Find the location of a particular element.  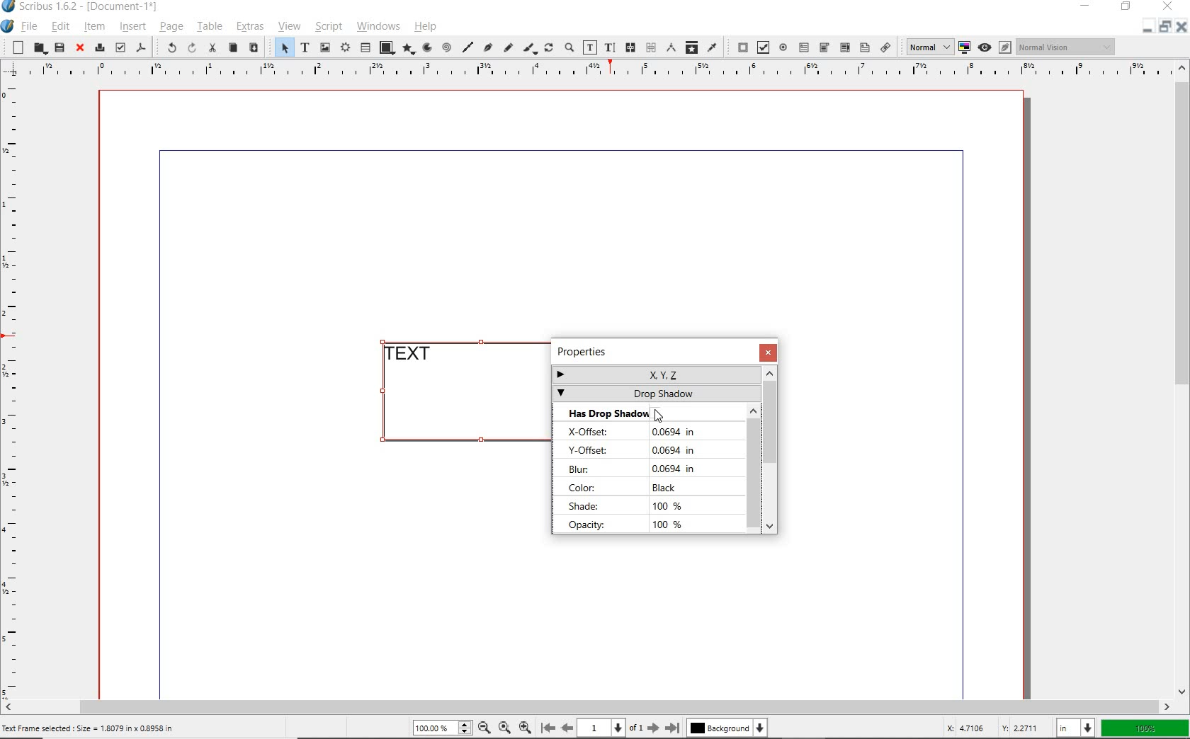

undo is located at coordinates (167, 47).